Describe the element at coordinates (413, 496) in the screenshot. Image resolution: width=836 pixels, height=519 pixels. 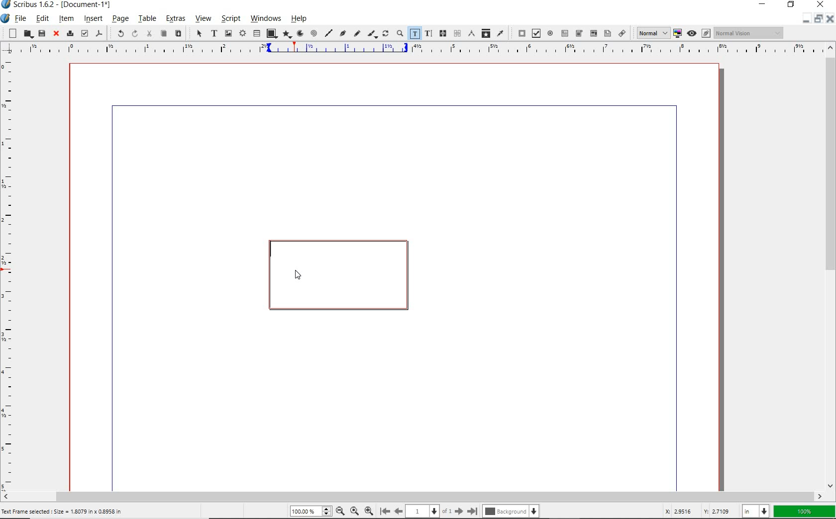
I see `scrollbar` at that location.